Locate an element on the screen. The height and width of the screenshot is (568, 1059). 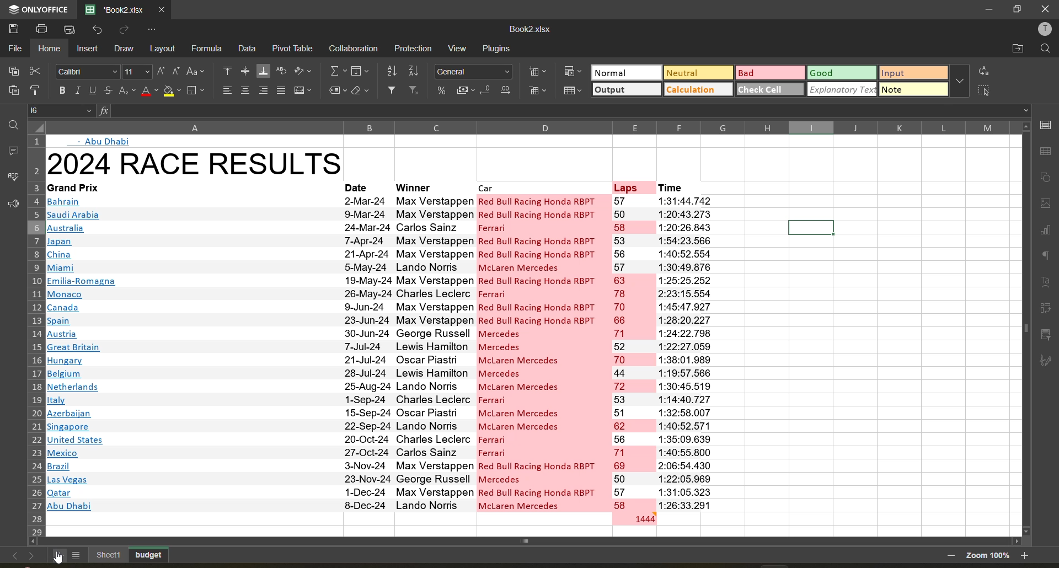
clear is located at coordinates (361, 90).